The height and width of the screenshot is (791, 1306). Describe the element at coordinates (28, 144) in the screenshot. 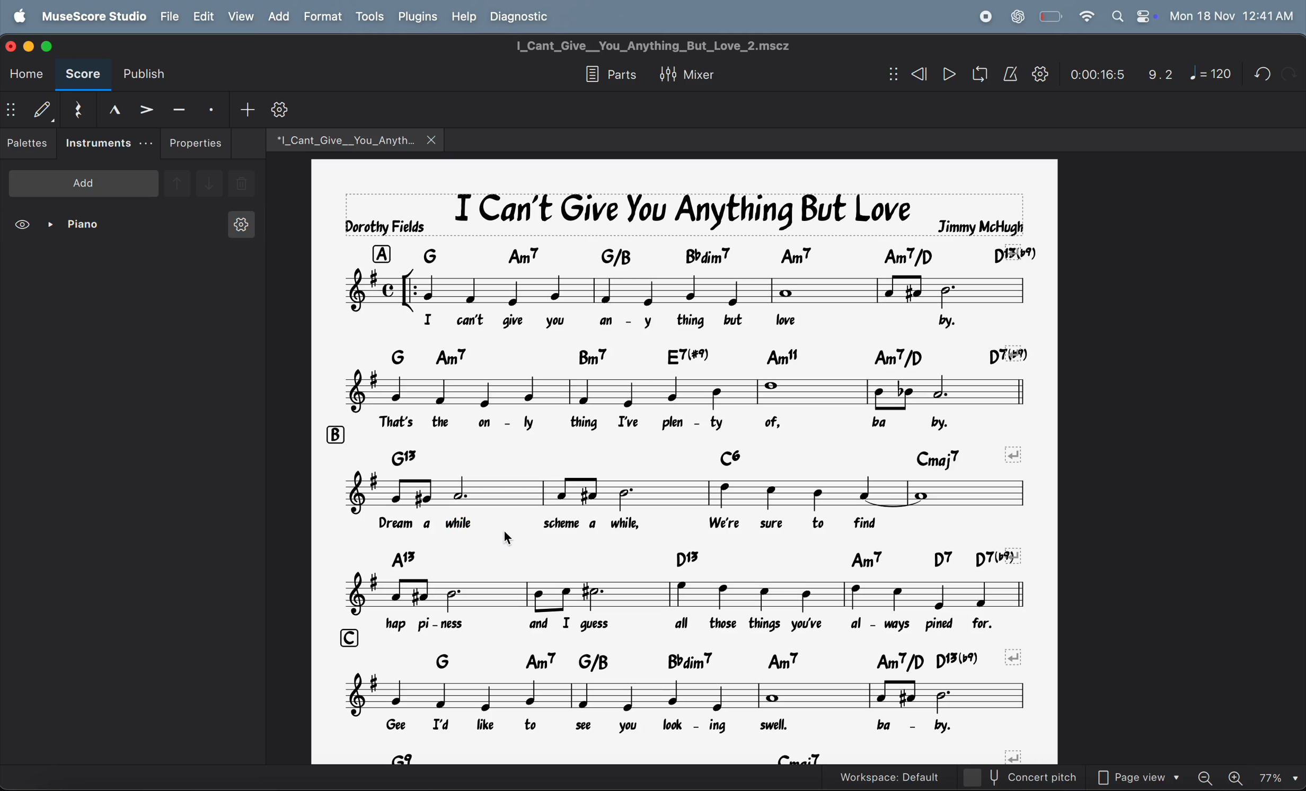

I see `pallettes` at that location.